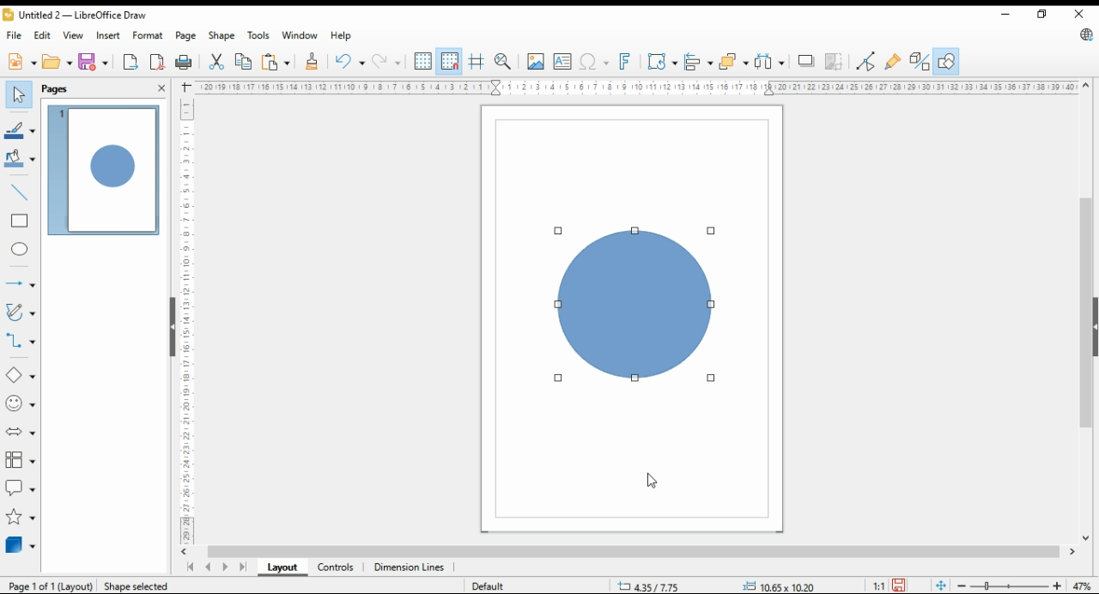  Describe the element at coordinates (899, 585) in the screenshot. I see `save` at that location.